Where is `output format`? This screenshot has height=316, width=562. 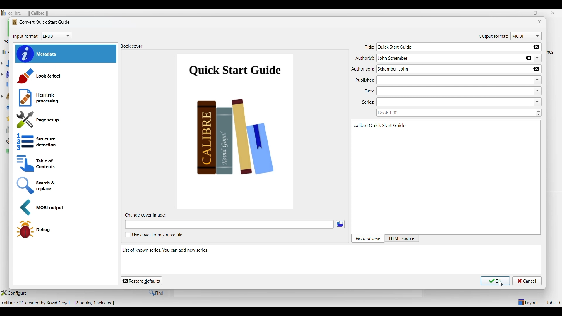 output format is located at coordinates (493, 36).